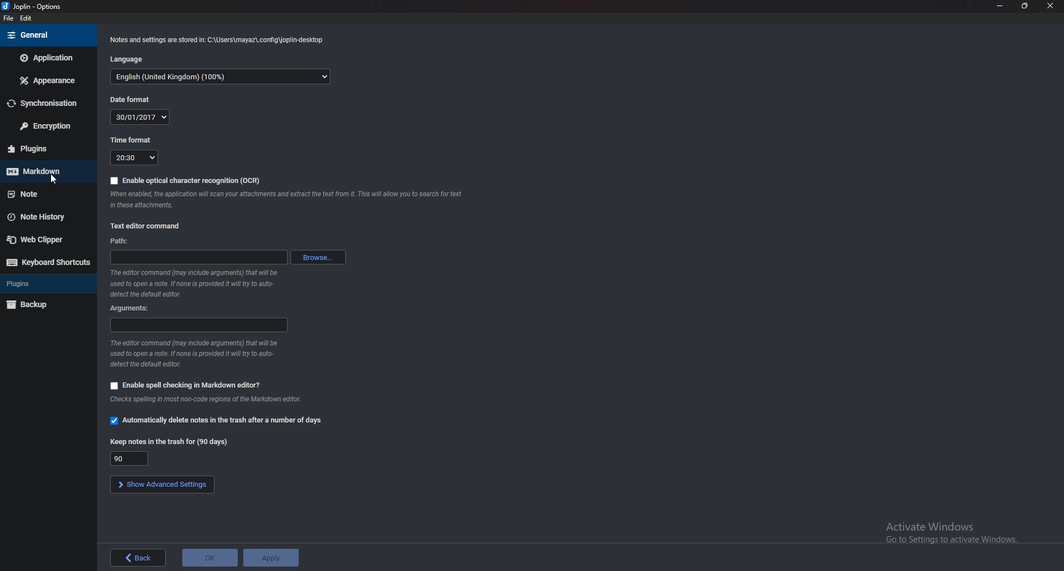 Image resolution: width=1064 pixels, height=571 pixels. What do you see at coordinates (44, 241) in the screenshot?
I see `Web clipper` at bounding box center [44, 241].